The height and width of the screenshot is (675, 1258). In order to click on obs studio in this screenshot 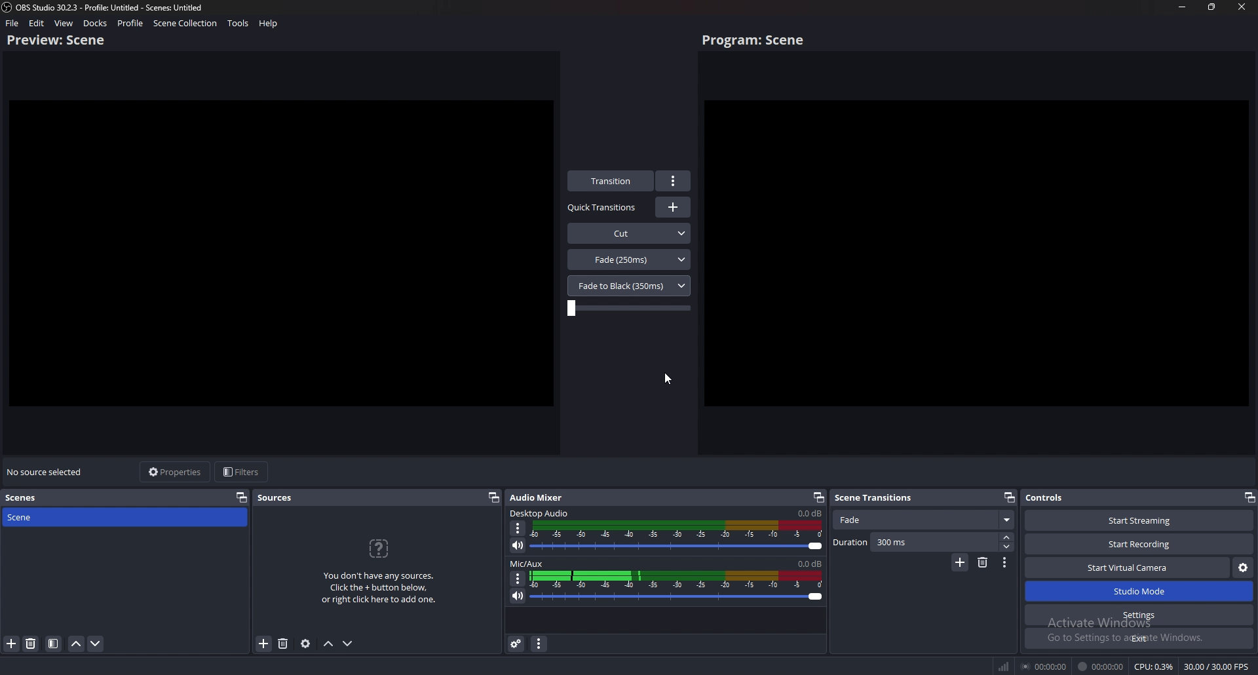, I will do `click(8, 7)`.